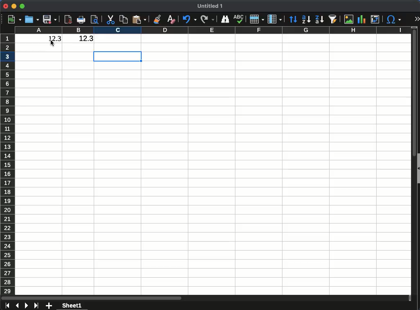 The width and height of the screenshot is (420, 310). Describe the element at coordinates (49, 306) in the screenshot. I see `add` at that location.